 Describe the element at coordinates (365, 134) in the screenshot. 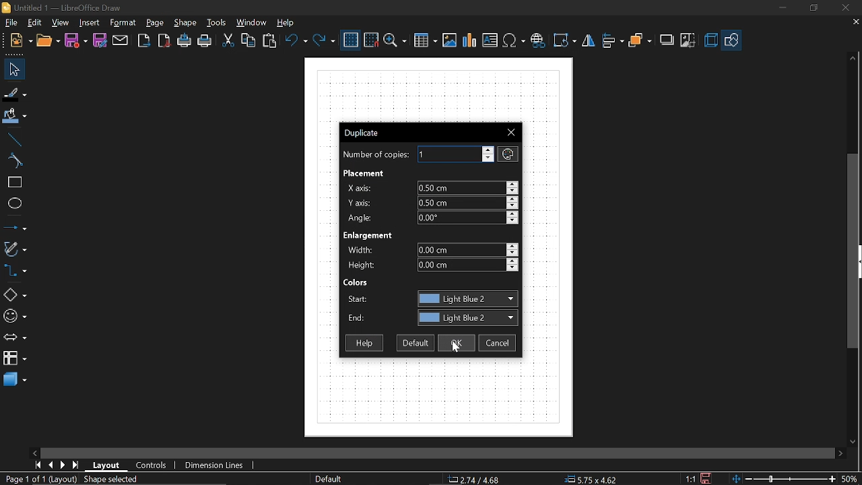

I see `Current window` at that location.